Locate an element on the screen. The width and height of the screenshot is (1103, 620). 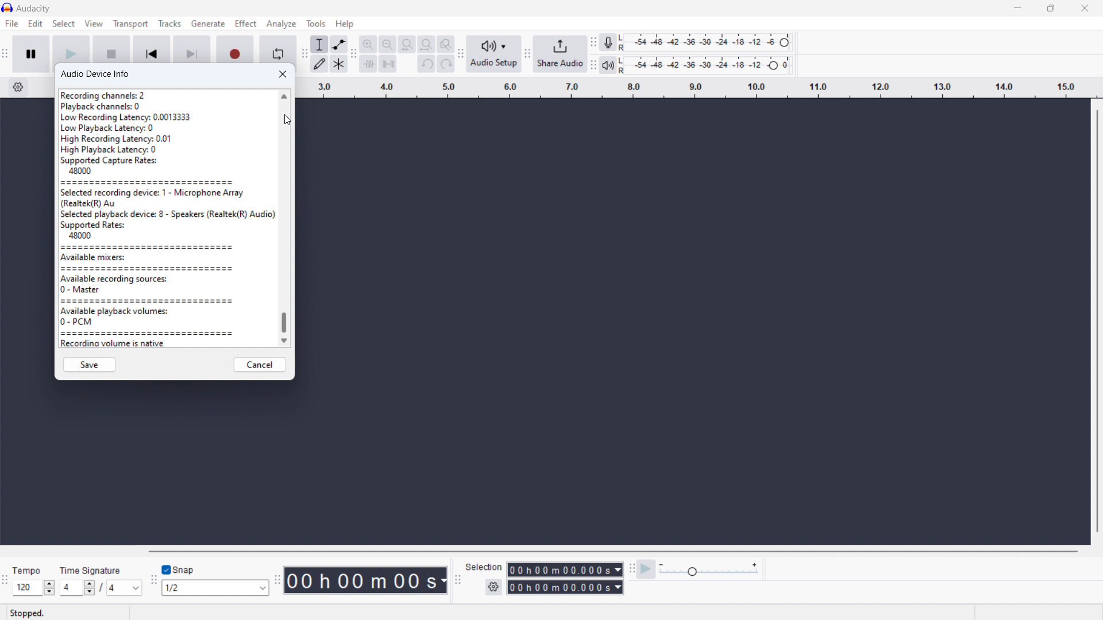
playback speed is located at coordinates (709, 570).